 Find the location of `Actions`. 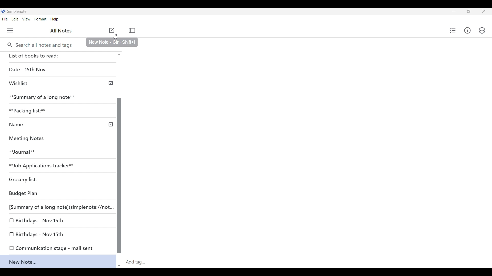

Actions is located at coordinates (484, 30).